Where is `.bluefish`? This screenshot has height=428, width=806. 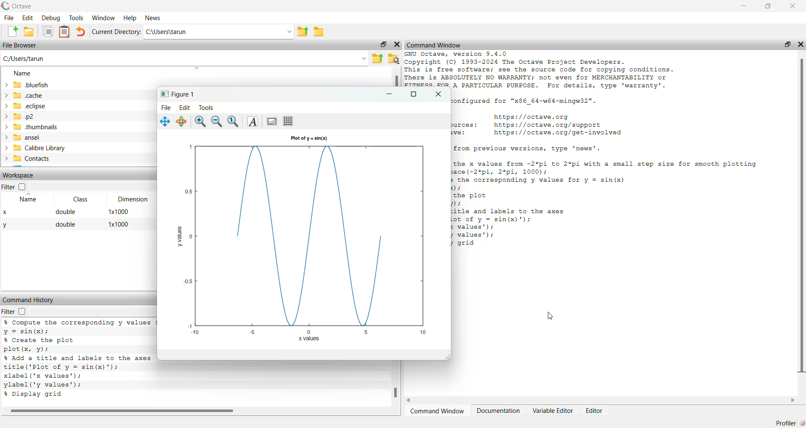
.bluefish is located at coordinates (29, 85).